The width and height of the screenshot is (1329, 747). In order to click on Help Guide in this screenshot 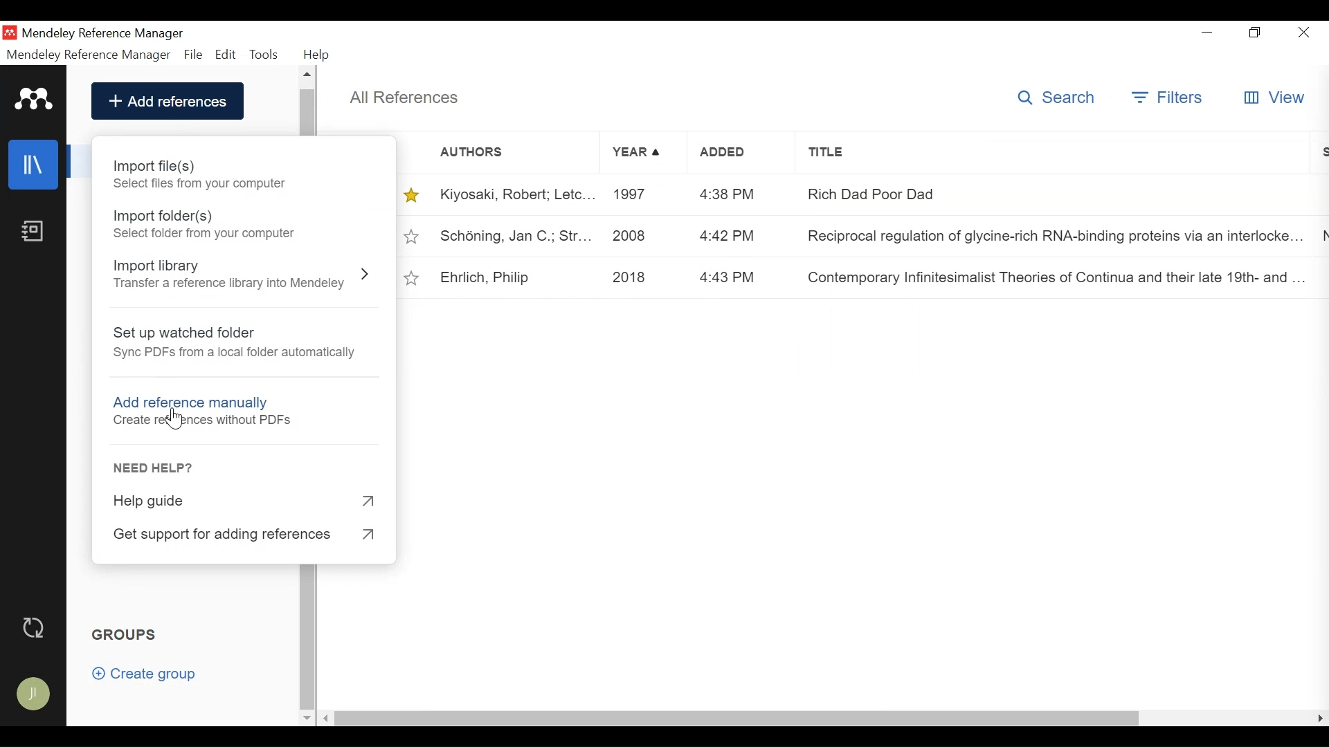, I will do `click(243, 499)`.